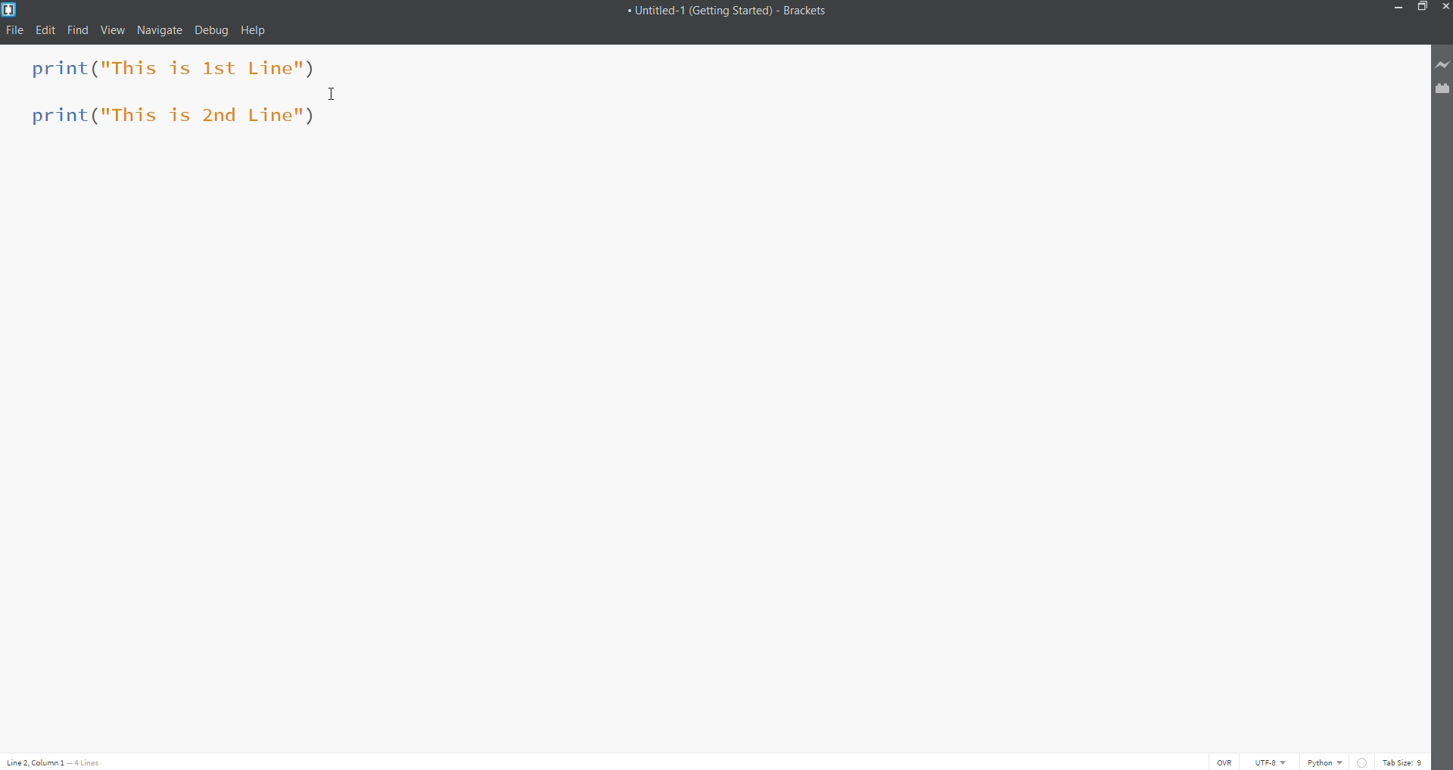  Describe the element at coordinates (17, 29) in the screenshot. I see `File` at that location.